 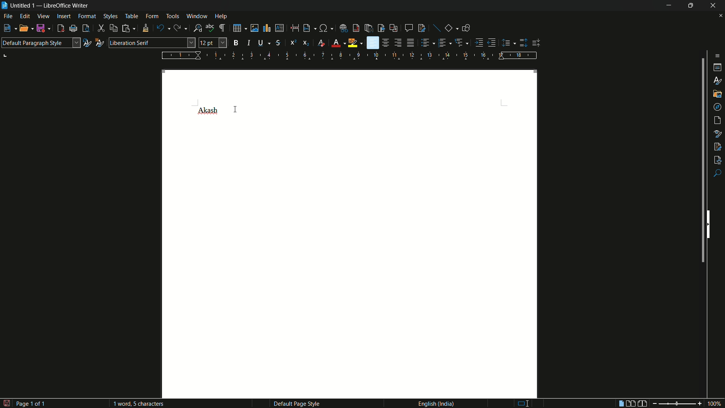 What do you see at coordinates (41, 29) in the screenshot?
I see `save file` at bounding box center [41, 29].